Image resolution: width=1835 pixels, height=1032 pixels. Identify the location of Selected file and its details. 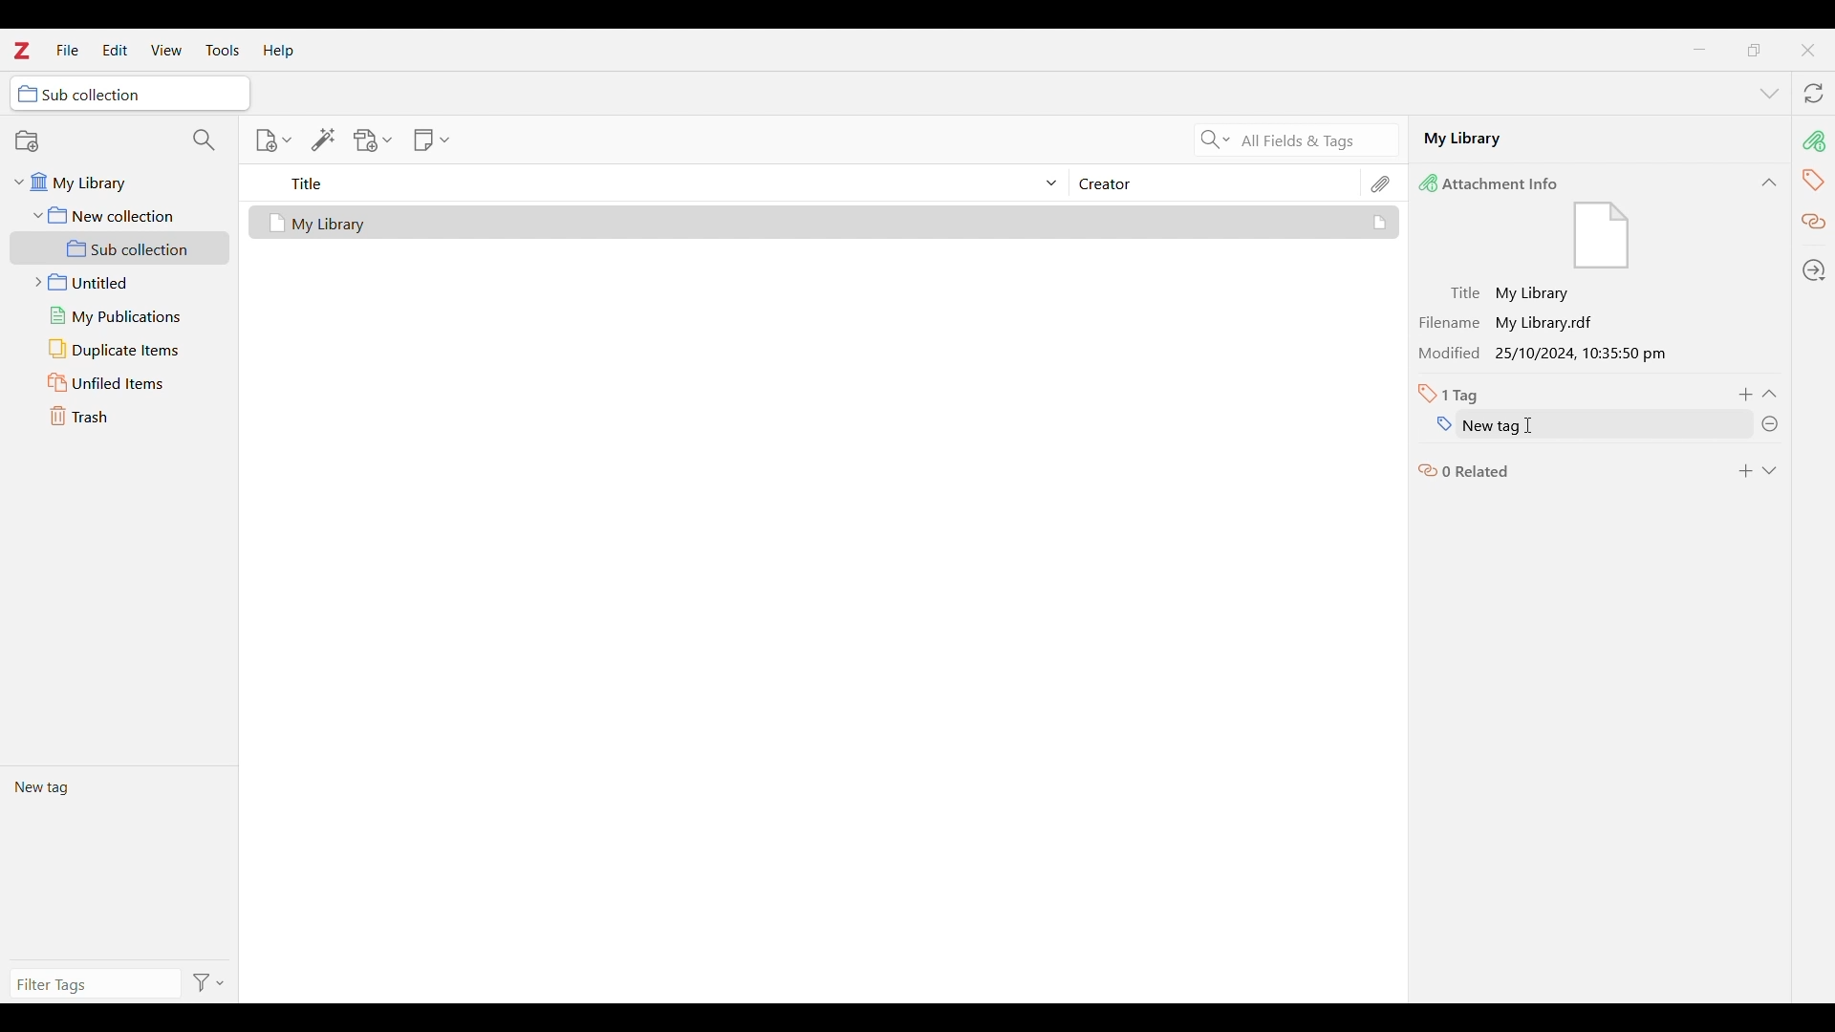
(825, 223).